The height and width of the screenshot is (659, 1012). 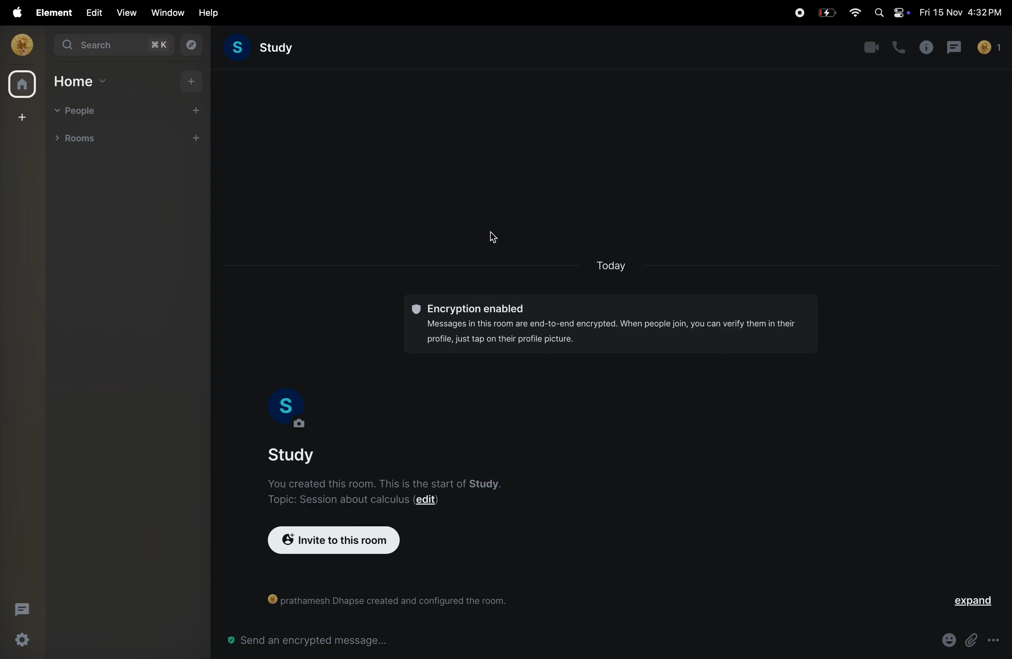 I want to click on search bar, so click(x=115, y=47).